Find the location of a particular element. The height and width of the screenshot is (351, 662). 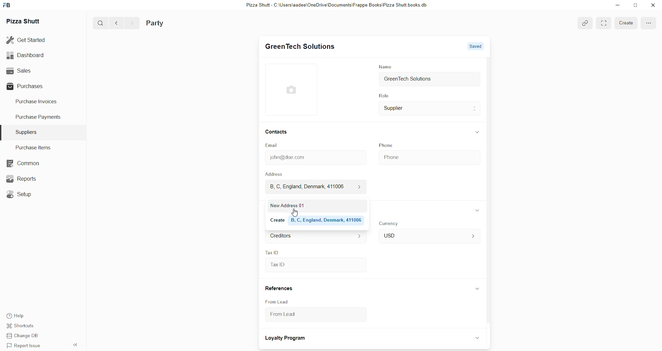

Purchases is located at coordinates (33, 86).